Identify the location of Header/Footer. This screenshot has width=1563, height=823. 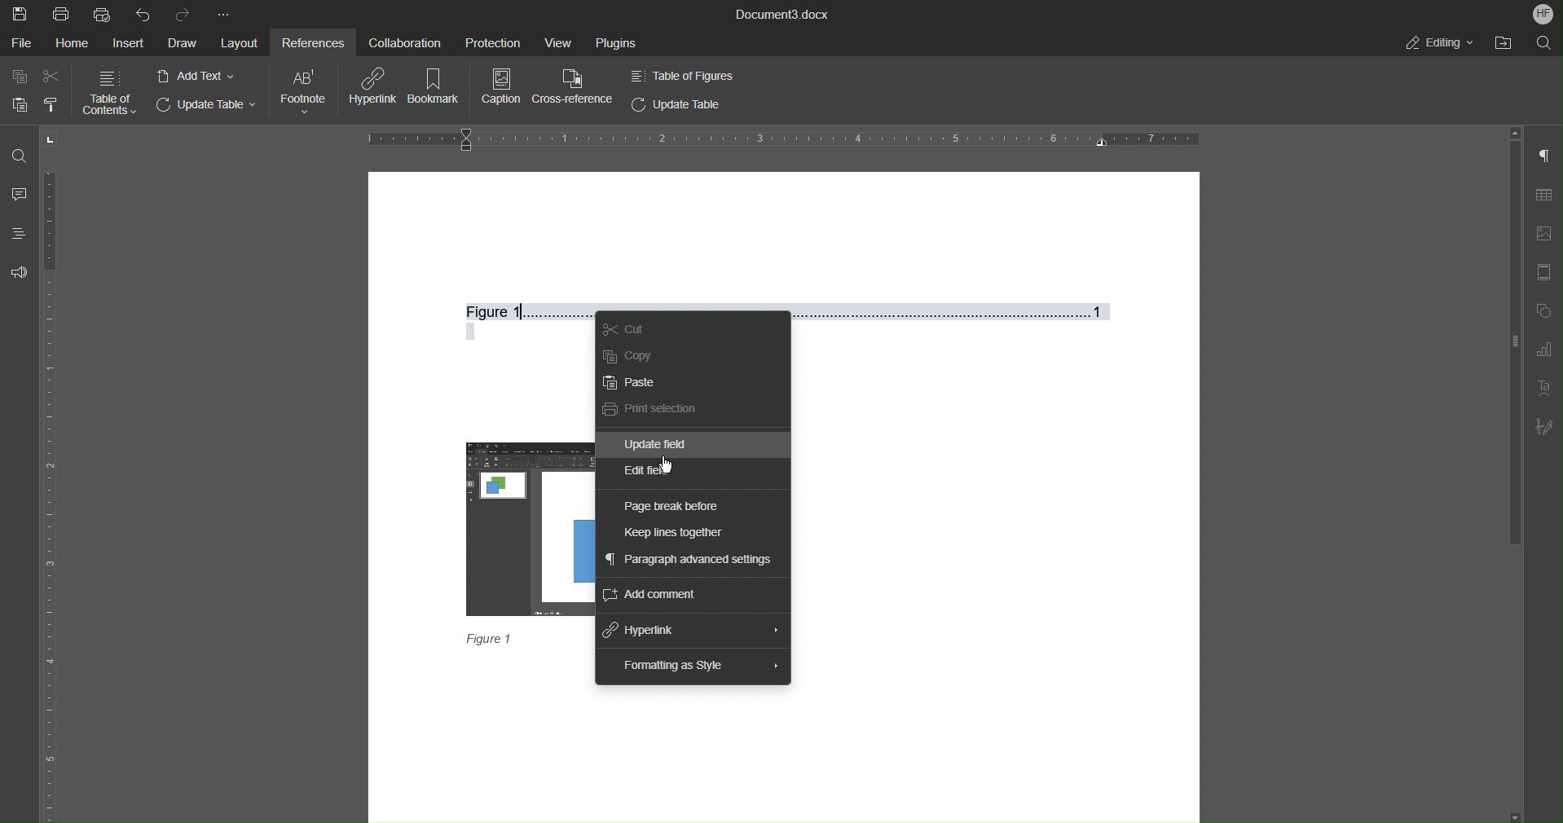
(1547, 274).